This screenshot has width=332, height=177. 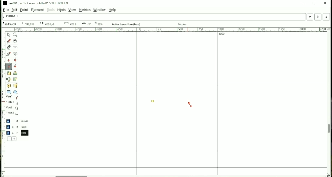 What do you see at coordinates (9, 35) in the screenshot?
I see `Pointer` at bounding box center [9, 35].